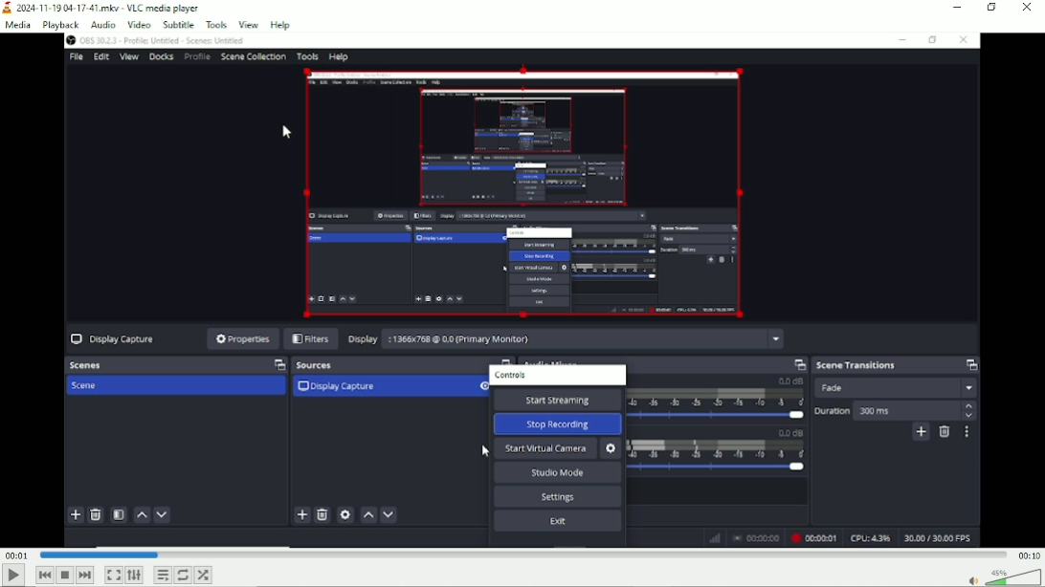  I want to click on View, so click(249, 23).